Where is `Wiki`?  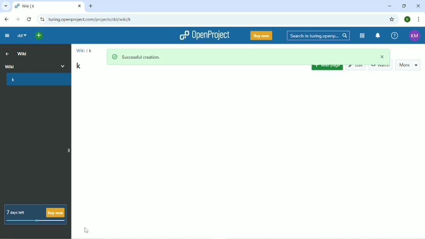
Wiki is located at coordinates (22, 53).